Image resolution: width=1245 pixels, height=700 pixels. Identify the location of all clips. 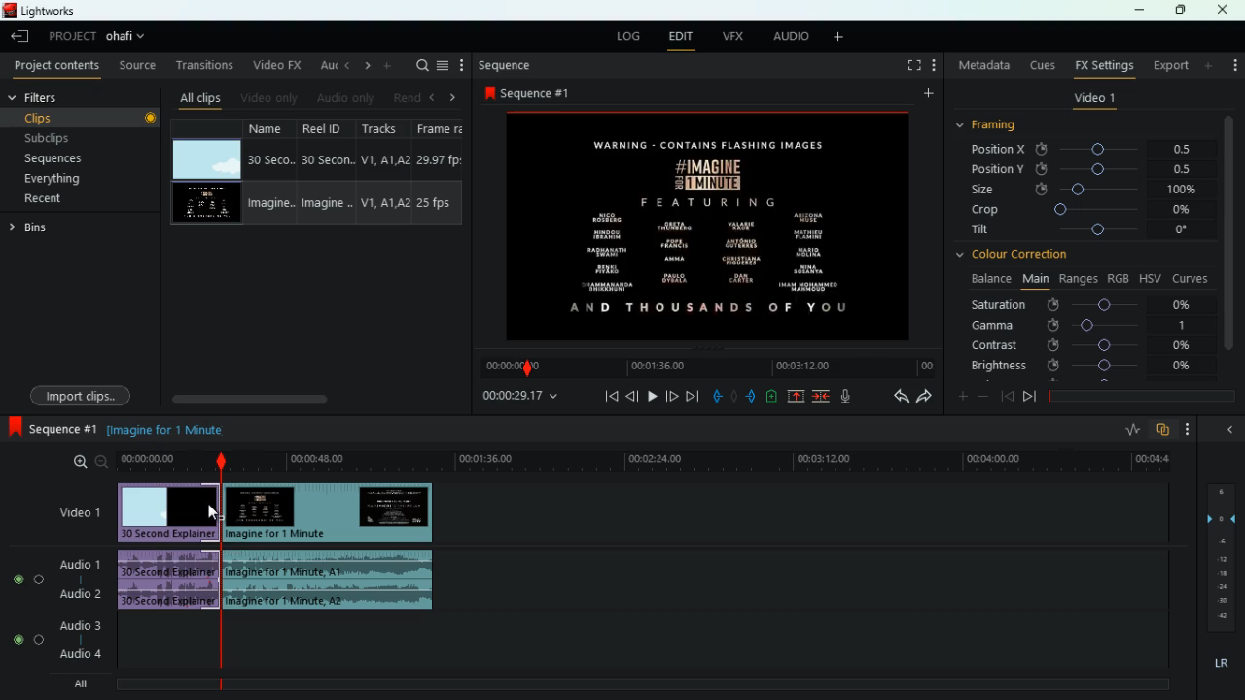
(200, 97).